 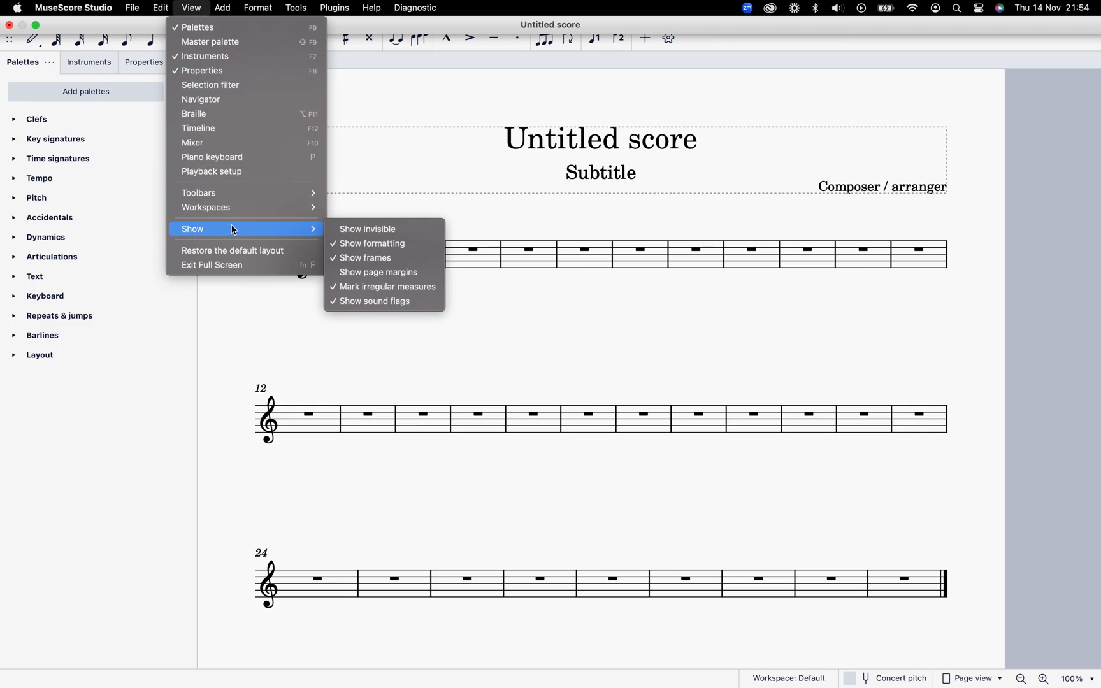 I want to click on show formating, so click(x=382, y=243).